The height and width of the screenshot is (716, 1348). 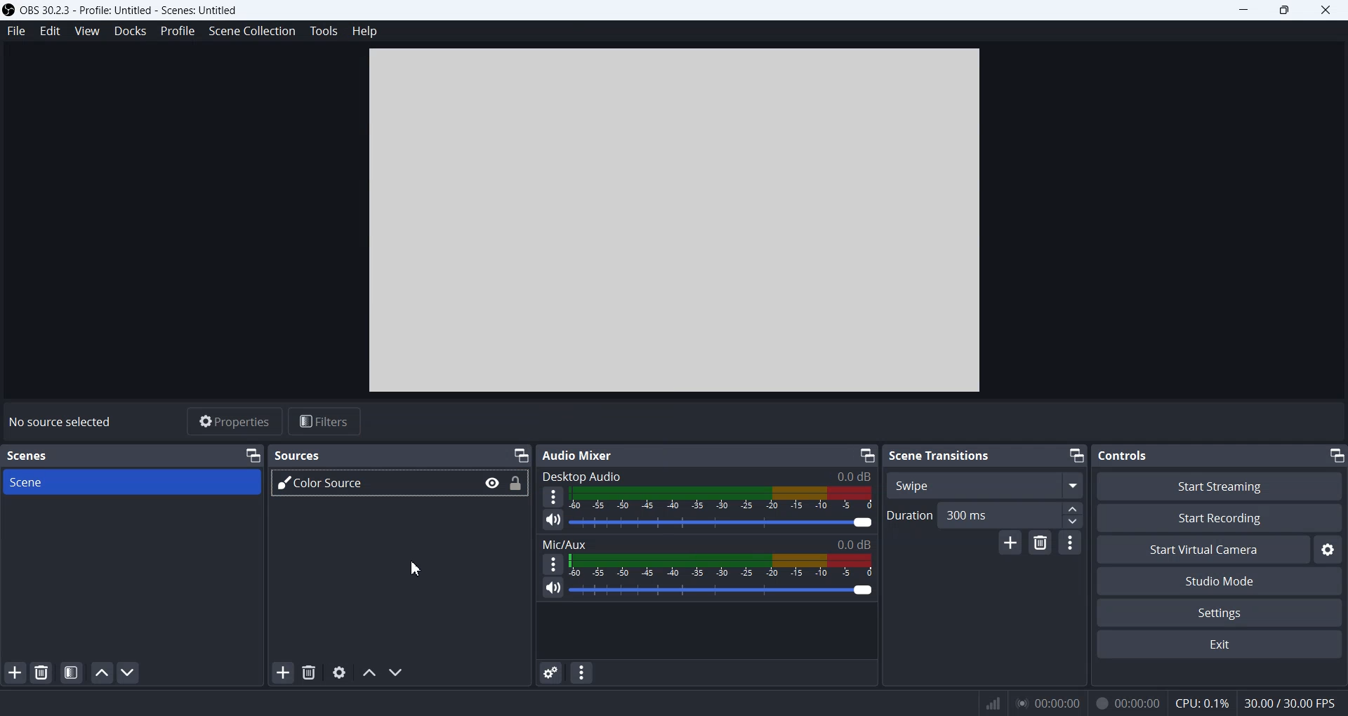 What do you see at coordinates (133, 482) in the screenshot?
I see `Scene` at bounding box center [133, 482].